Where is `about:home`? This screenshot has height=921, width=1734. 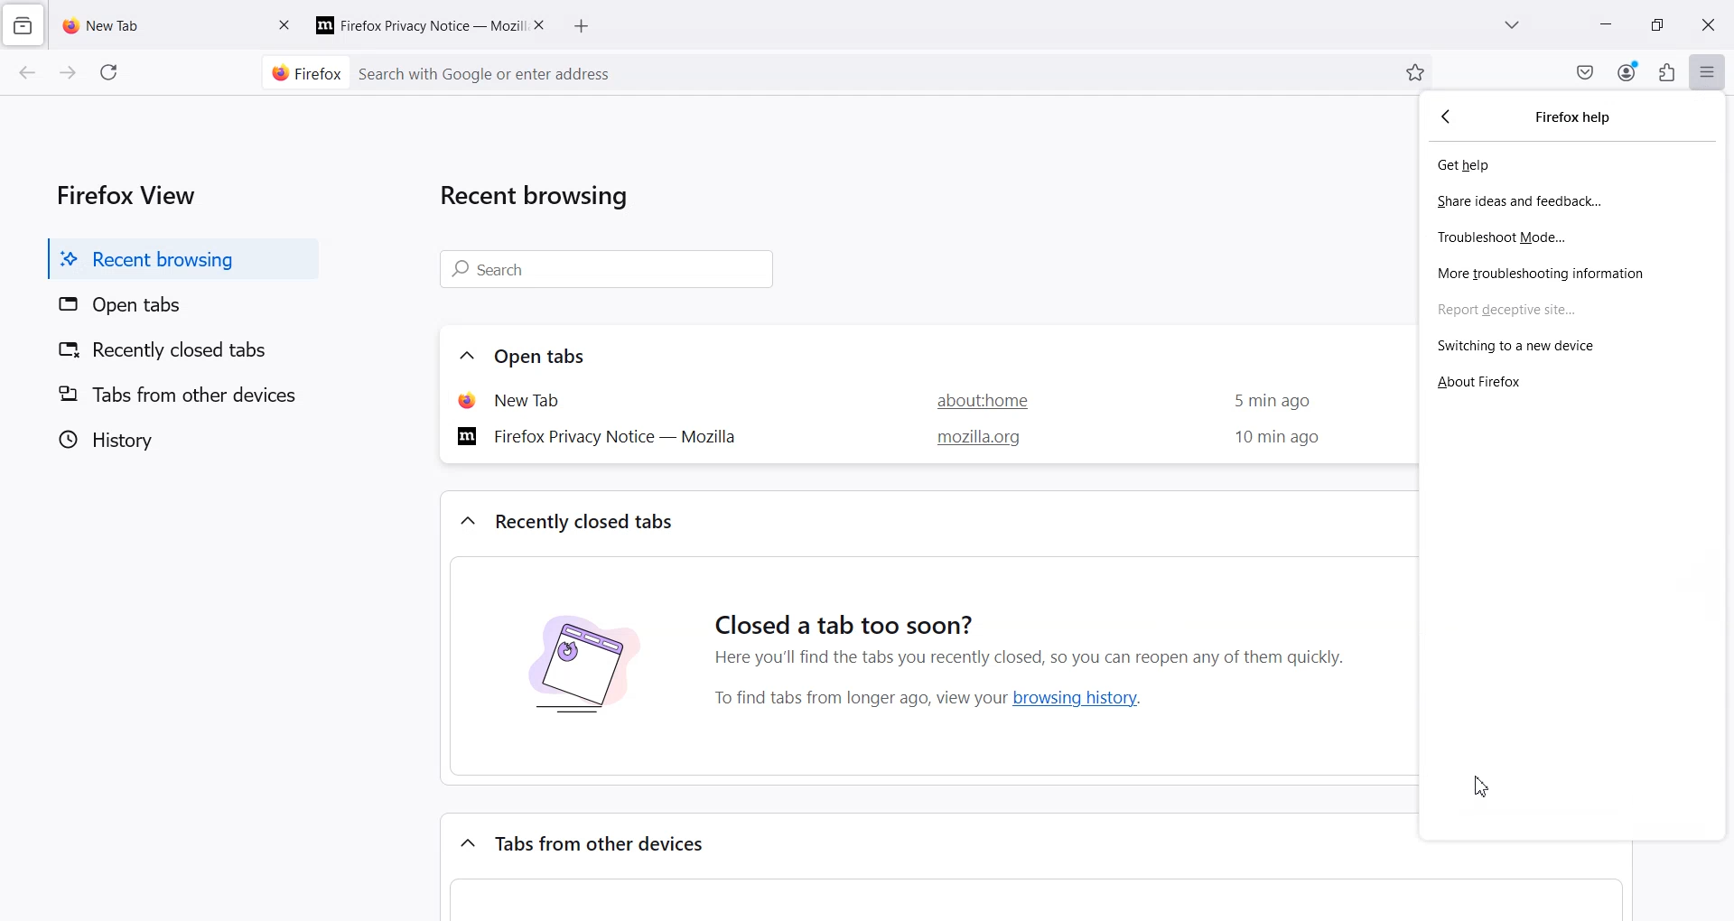 about:home is located at coordinates (973, 399).